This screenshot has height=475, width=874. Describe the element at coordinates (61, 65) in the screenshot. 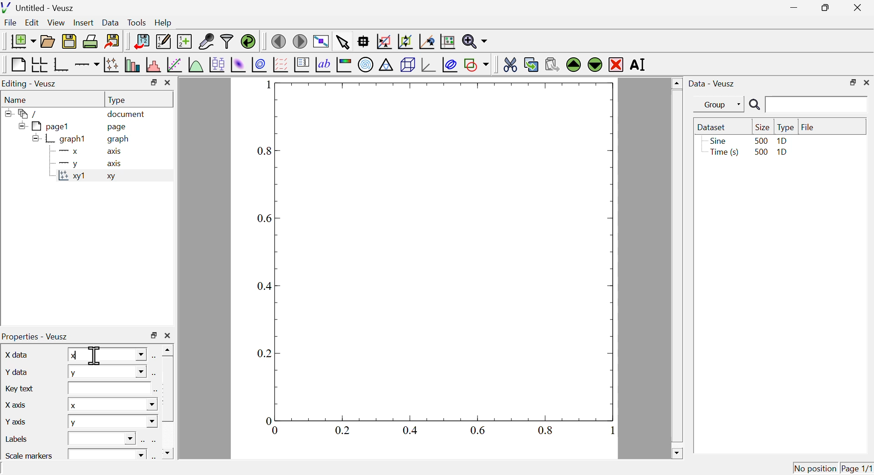

I see `base graph` at that location.